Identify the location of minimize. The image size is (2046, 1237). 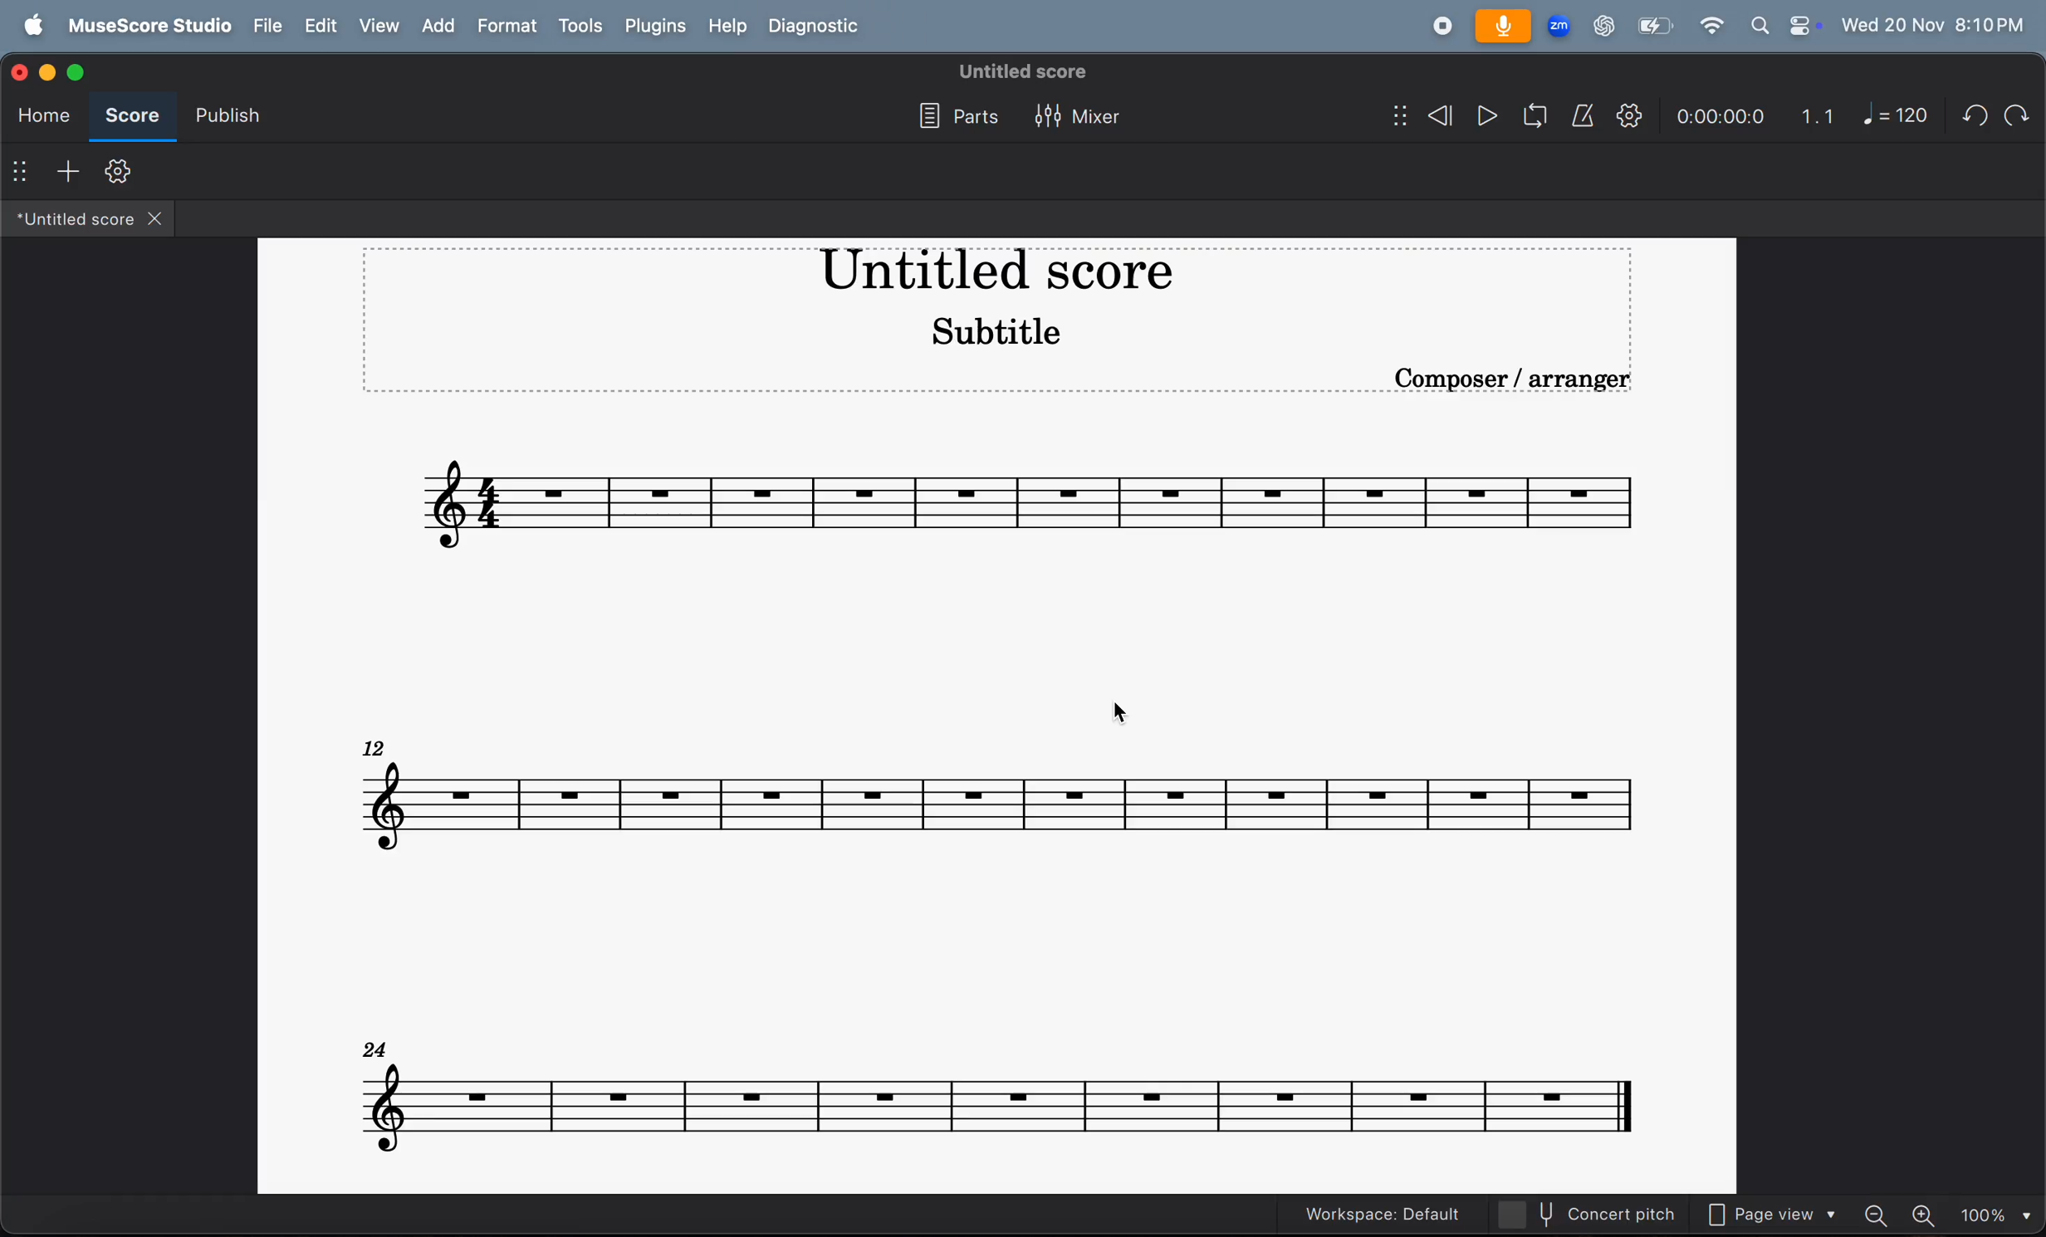
(53, 73).